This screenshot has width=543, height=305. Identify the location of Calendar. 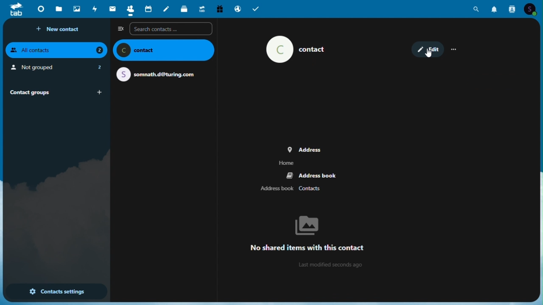
(148, 9).